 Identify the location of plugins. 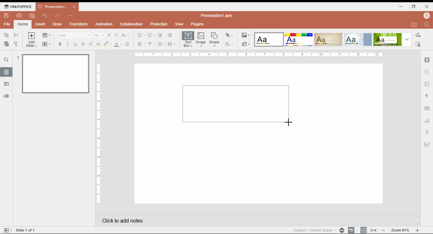
(197, 24).